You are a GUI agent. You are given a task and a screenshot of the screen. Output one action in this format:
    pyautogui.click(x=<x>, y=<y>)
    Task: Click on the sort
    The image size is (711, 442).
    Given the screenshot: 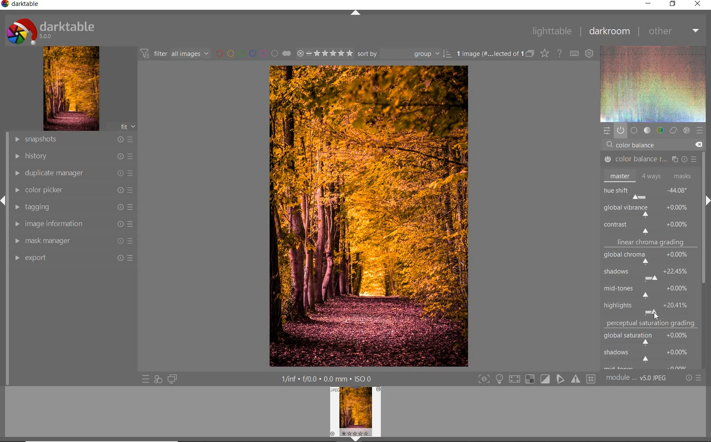 What is the action you would take?
    pyautogui.click(x=404, y=54)
    